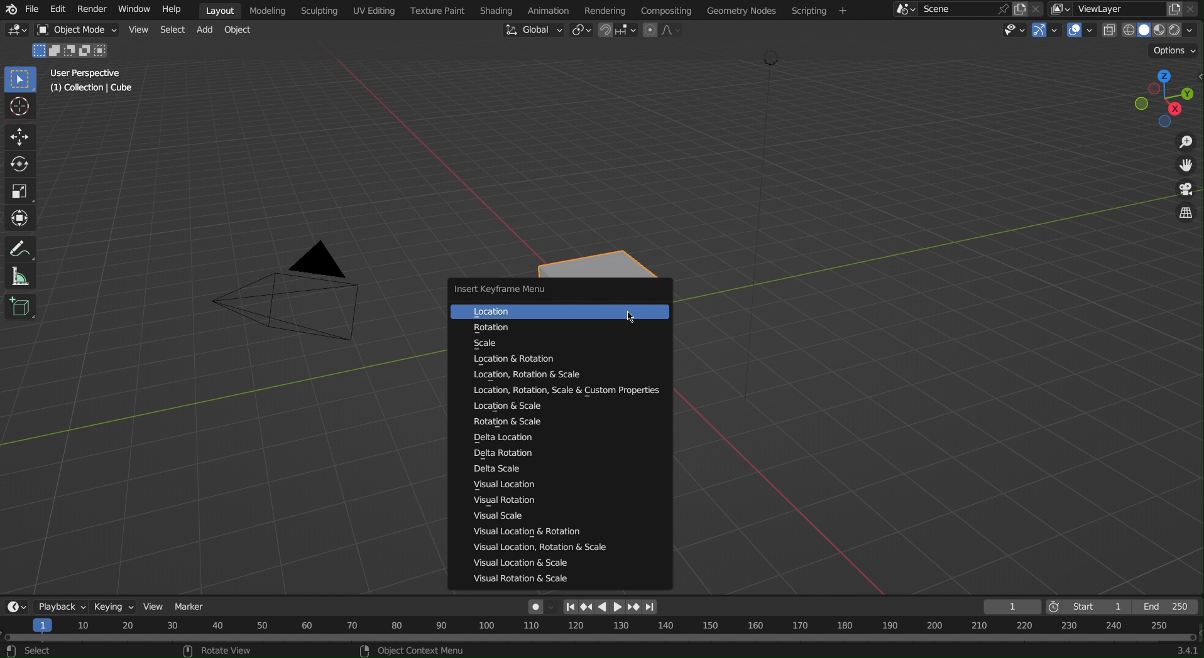  I want to click on Object Mode, so click(76, 30).